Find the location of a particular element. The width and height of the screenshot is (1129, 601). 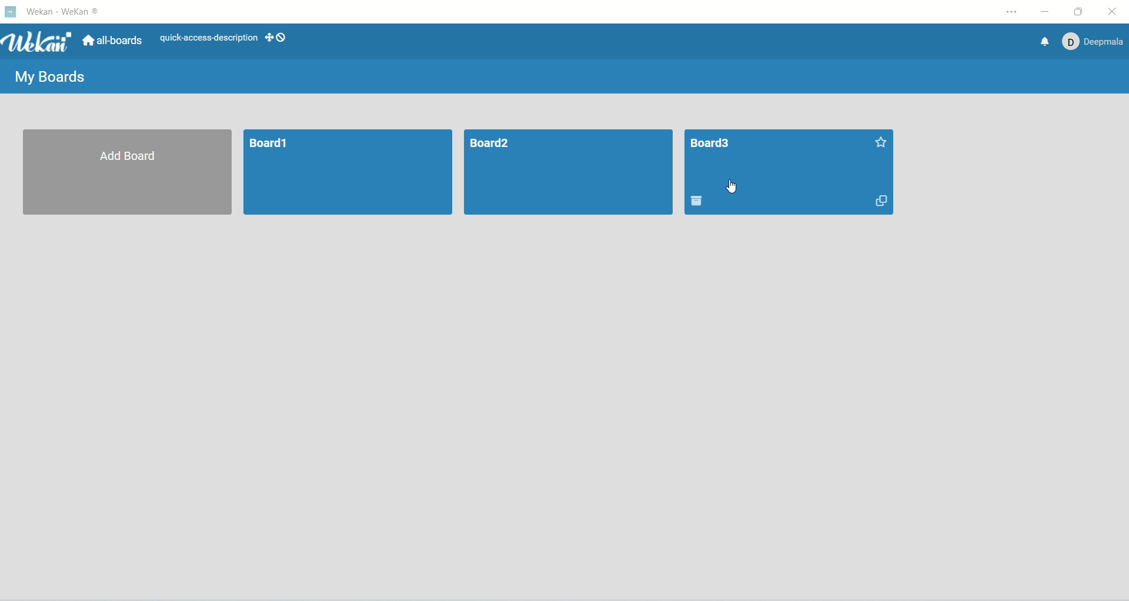

board1 is located at coordinates (348, 171).